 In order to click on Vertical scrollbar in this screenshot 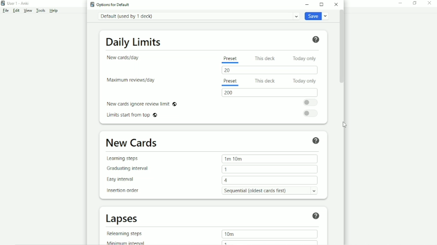, I will do `click(343, 48)`.